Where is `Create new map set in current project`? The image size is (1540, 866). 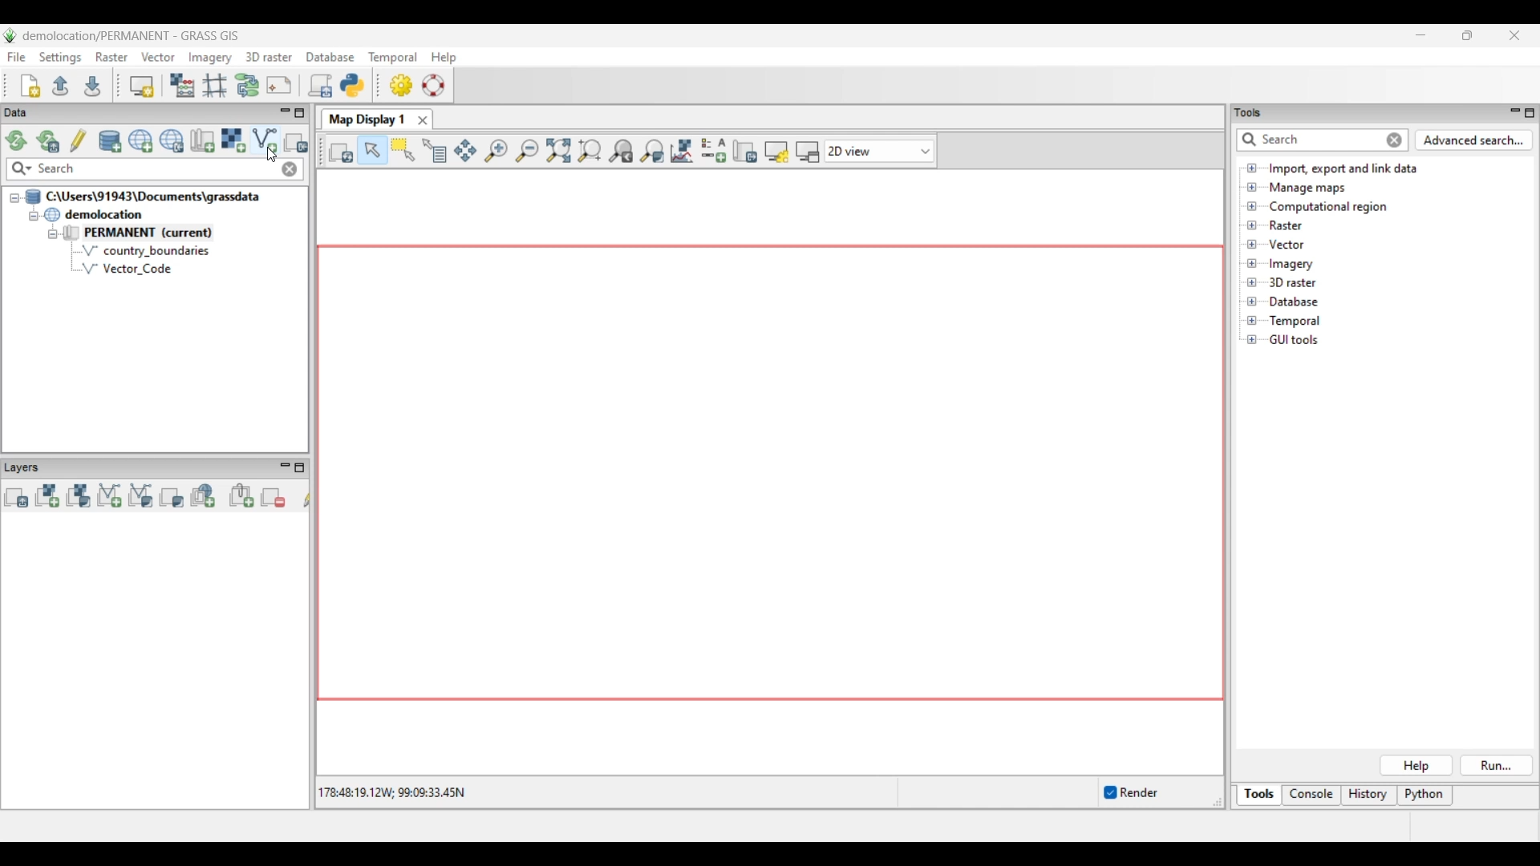
Create new map set in current project is located at coordinates (201, 140).